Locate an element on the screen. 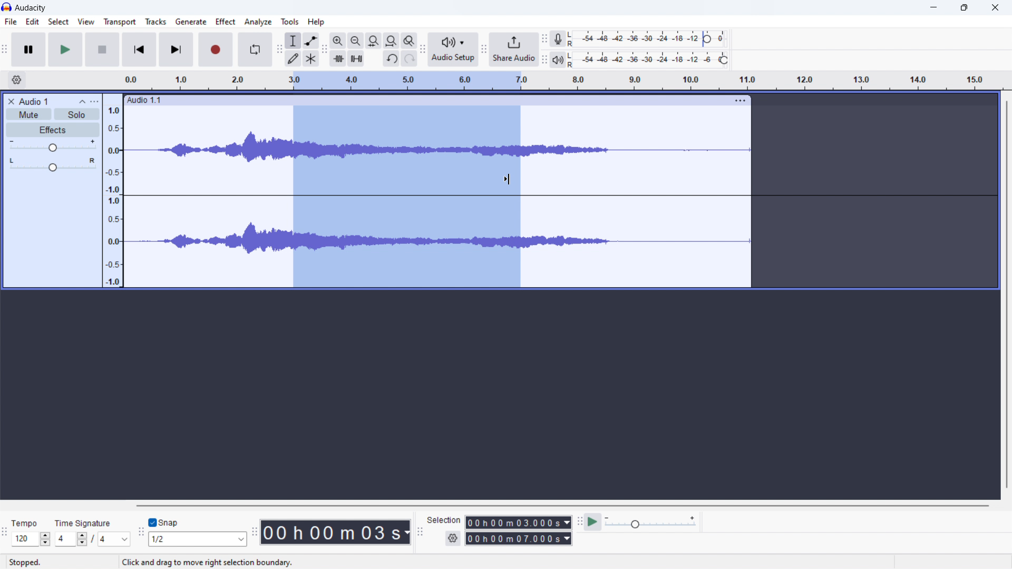 This screenshot has width=1012, height=569. audio setup toolbar is located at coordinates (423, 50).